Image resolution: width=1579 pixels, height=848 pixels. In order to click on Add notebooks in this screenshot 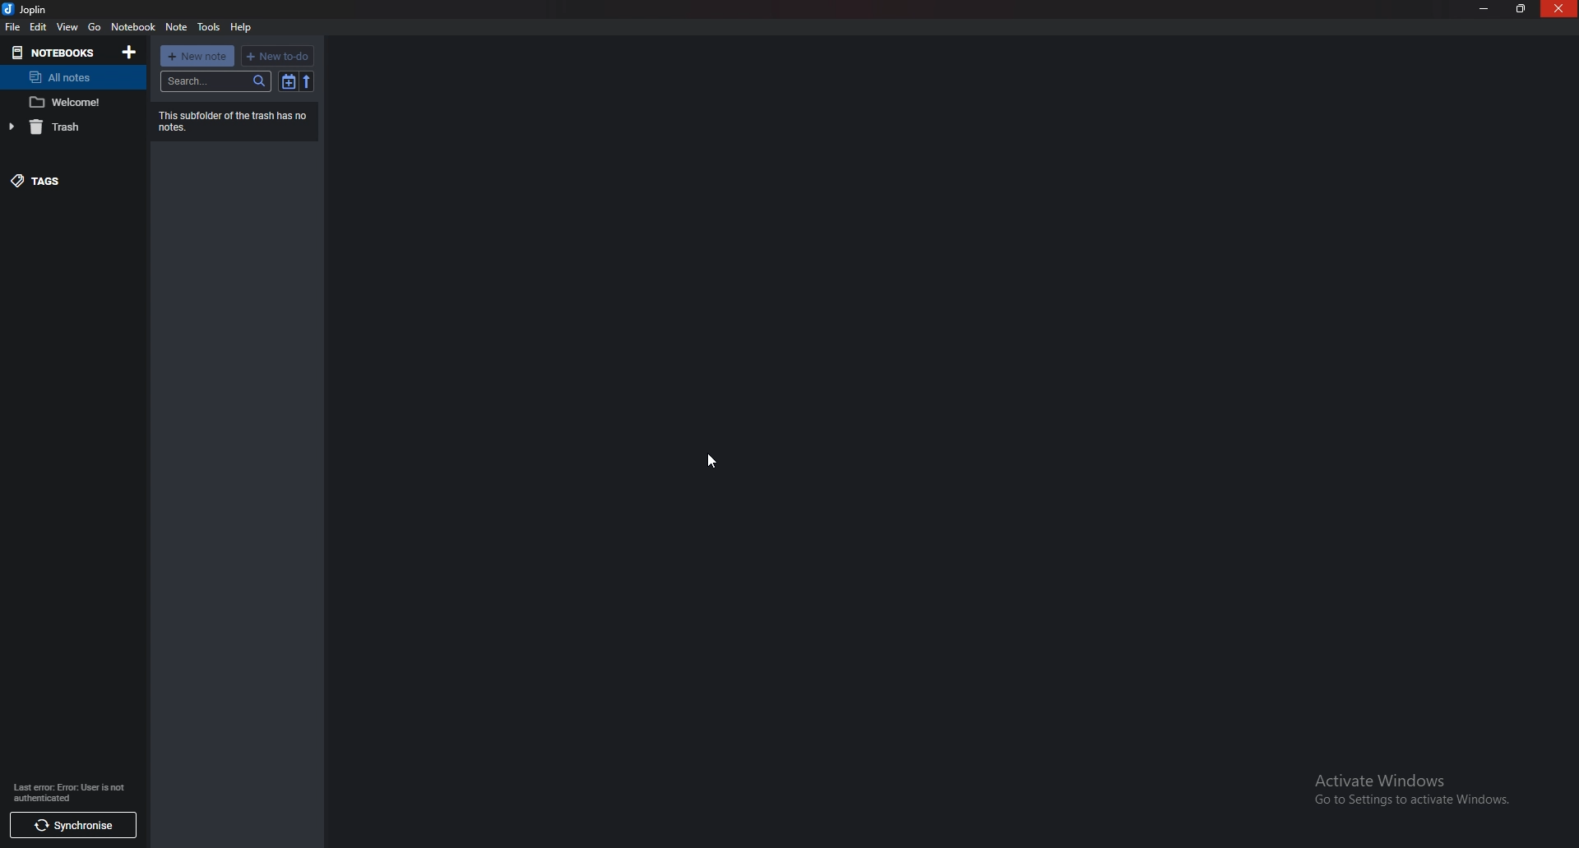, I will do `click(129, 52)`.